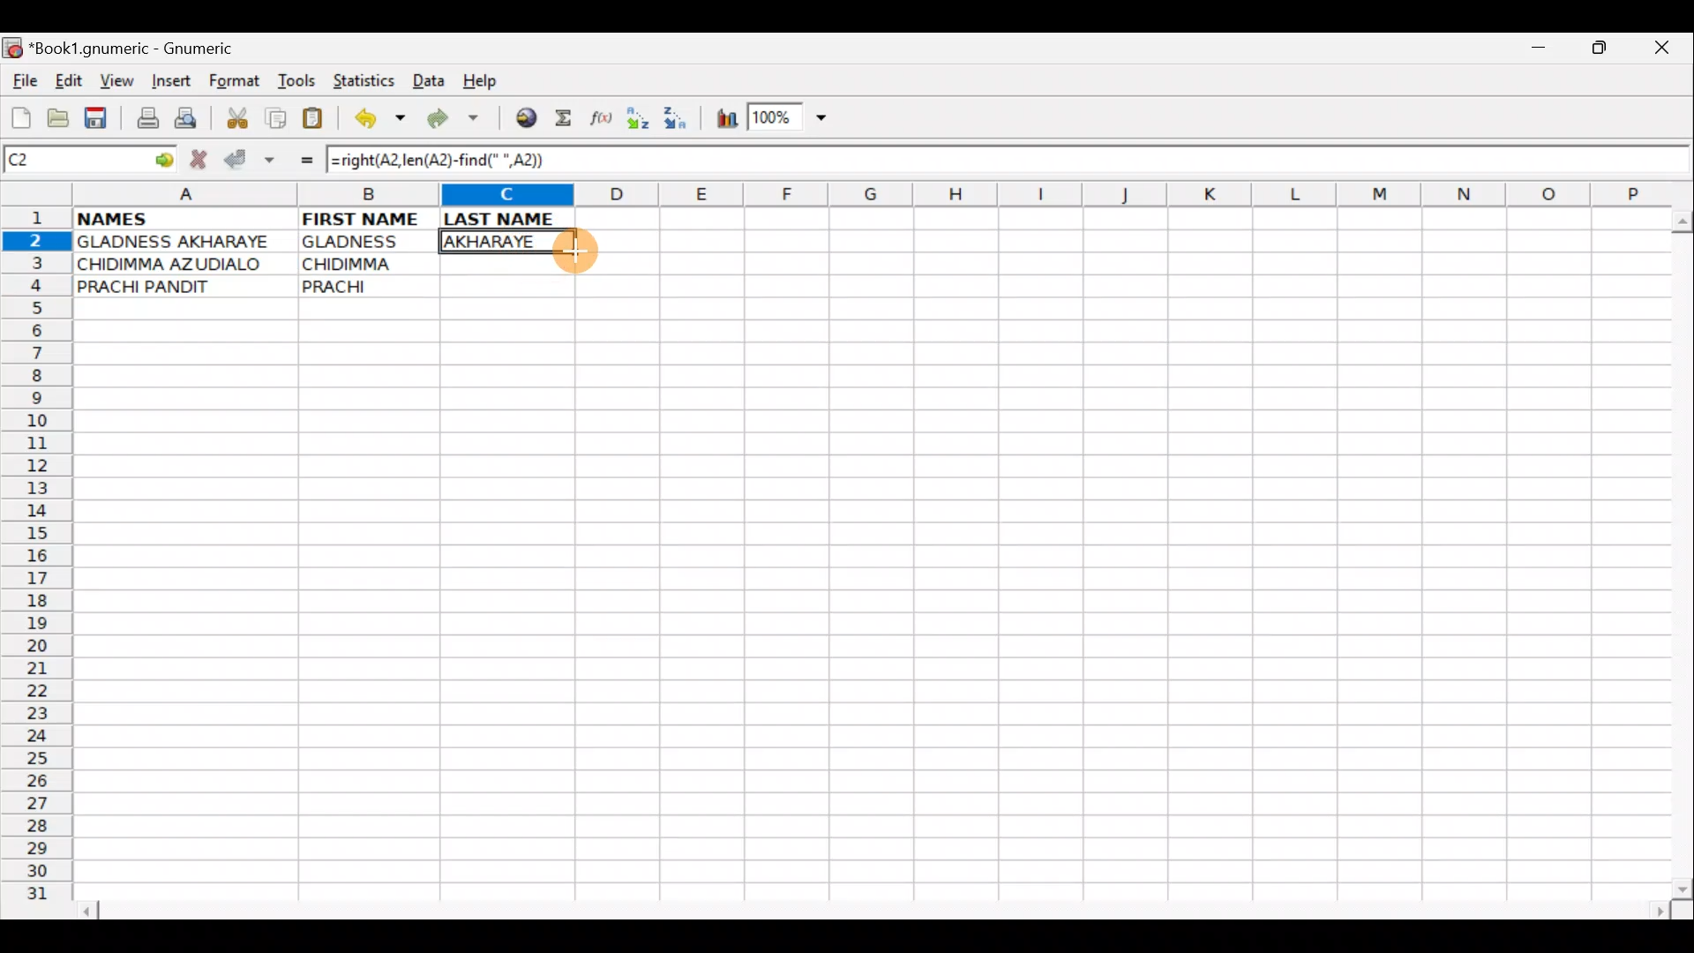 Image resolution: width=1694 pixels, height=953 pixels. What do you see at coordinates (790, 120) in the screenshot?
I see `Zoom` at bounding box center [790, 120].